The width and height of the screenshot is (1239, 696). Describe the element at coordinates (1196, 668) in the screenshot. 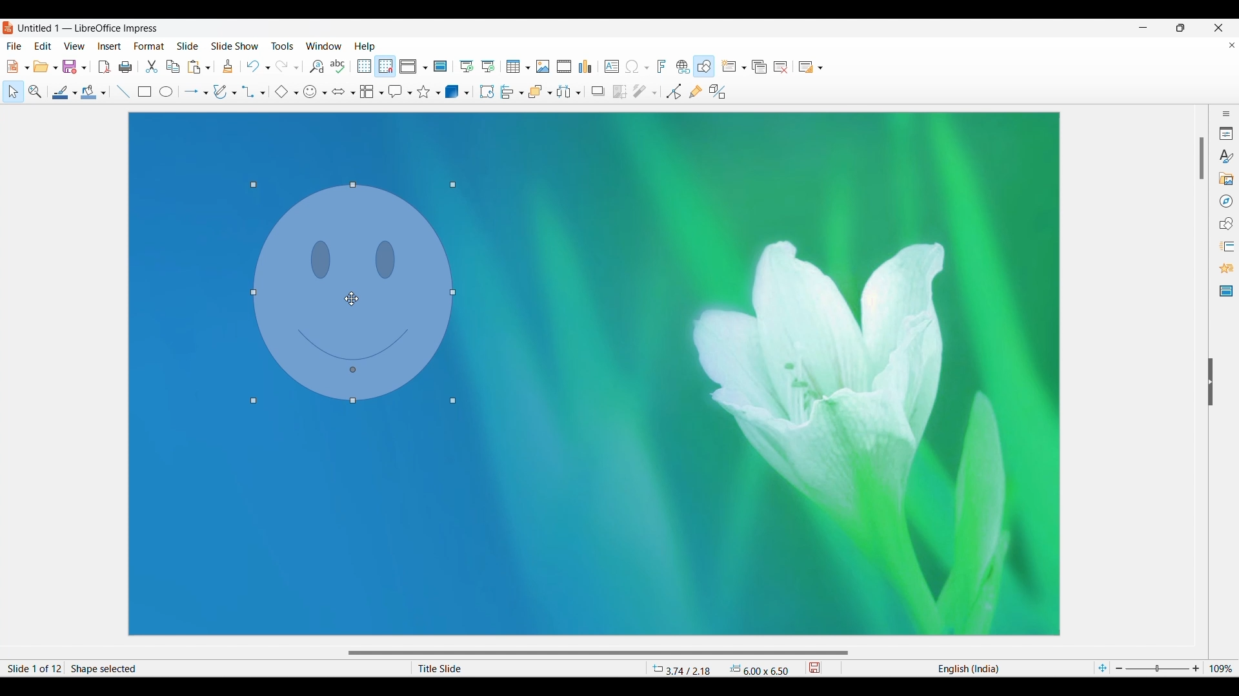

I see `Zoom in` at that location.